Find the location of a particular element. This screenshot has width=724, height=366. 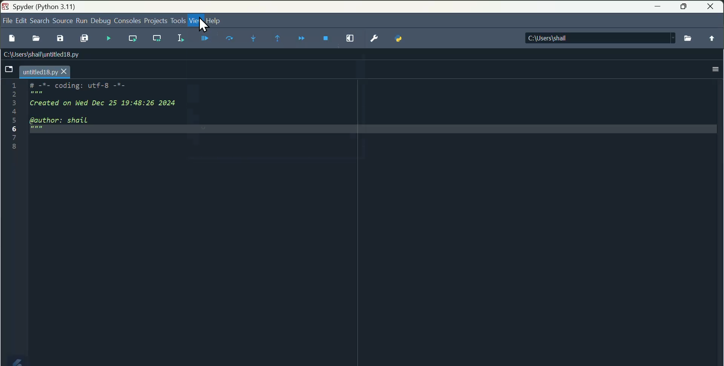

Run selection is located at coordinates (182, 38).